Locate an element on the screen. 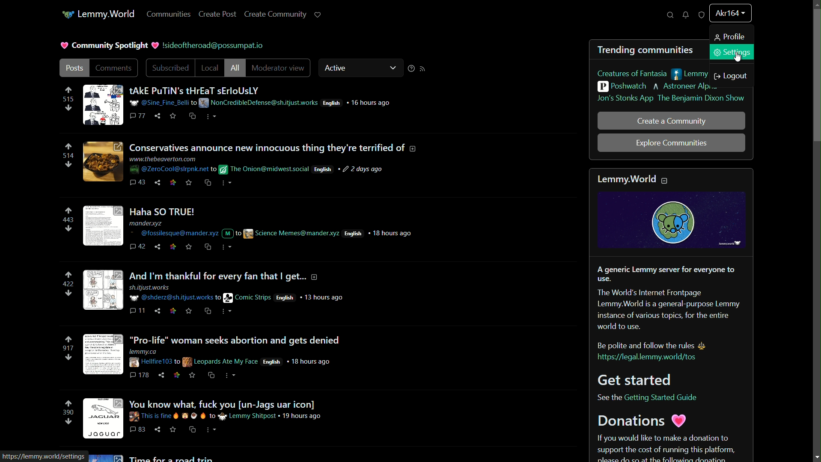 The height and width of the screenshot is (462, 821). number of votes is located at coordinates (68, 349).